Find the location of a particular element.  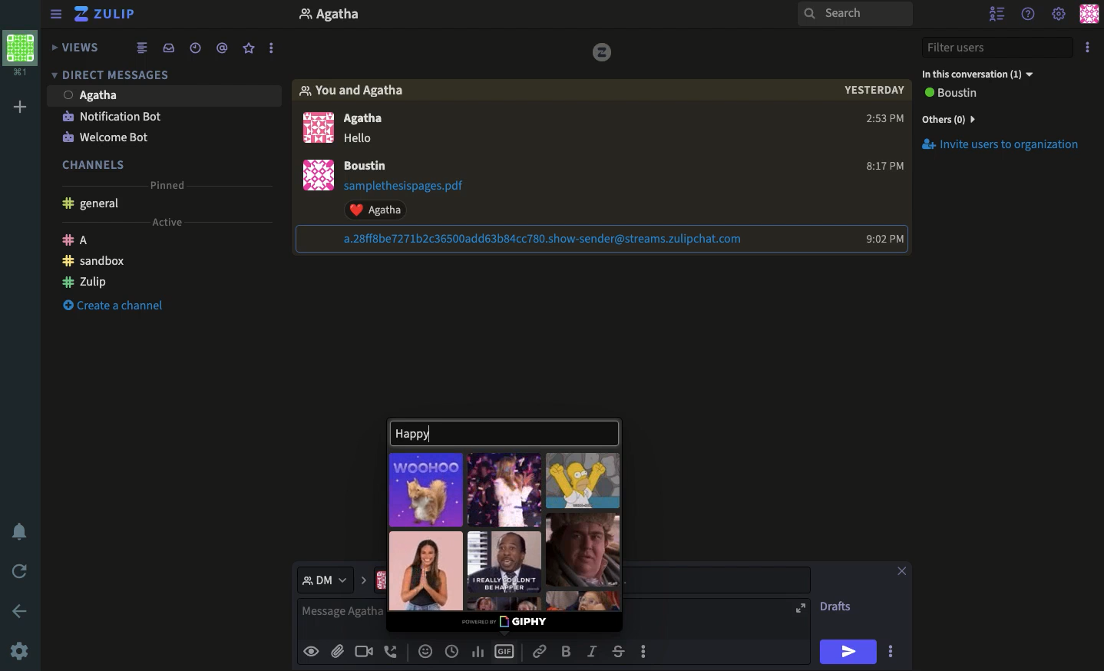

Drafts is located at coordinates (838, 606).